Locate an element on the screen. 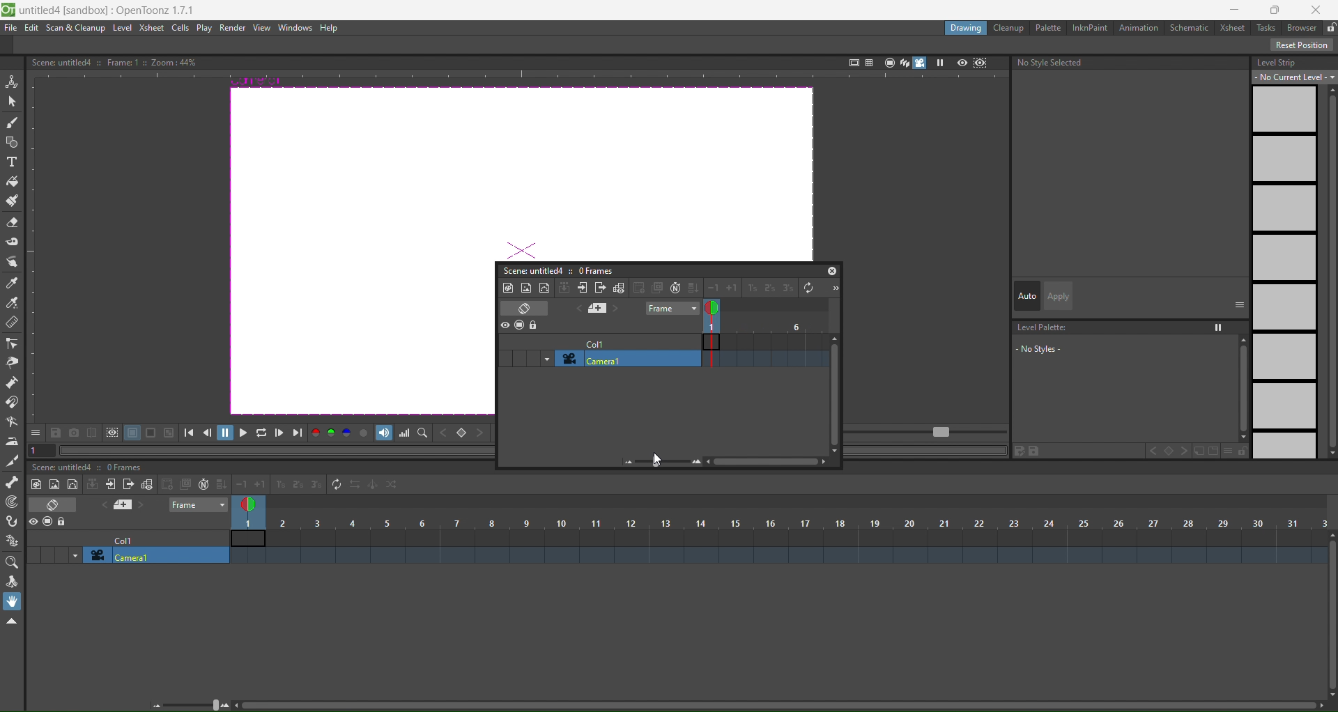 Image resolution: width=1338 pixels, height=712 pixels. windows is located at coordinates (292, 28).